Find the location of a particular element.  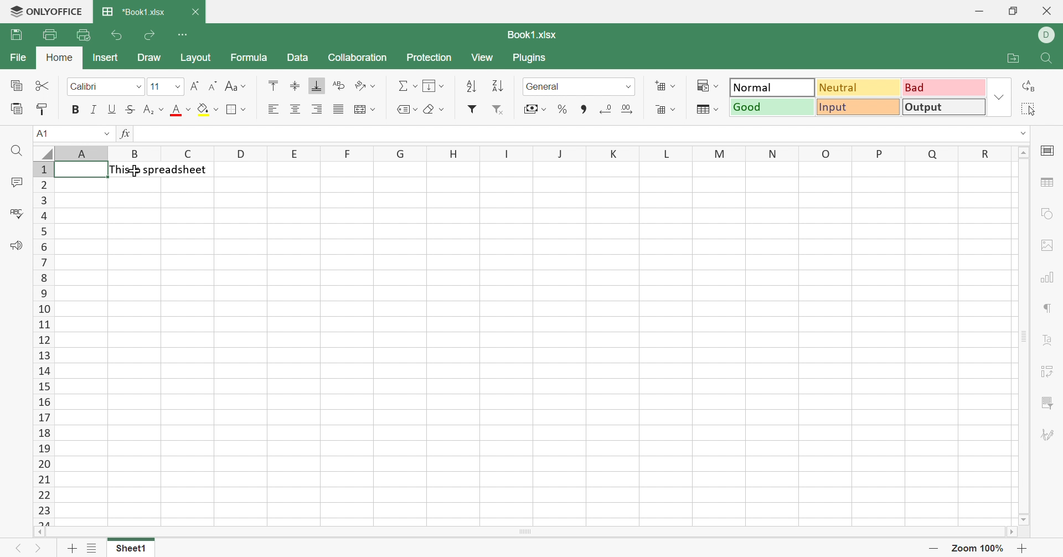

Plugins is located at coordinates (531, 58).